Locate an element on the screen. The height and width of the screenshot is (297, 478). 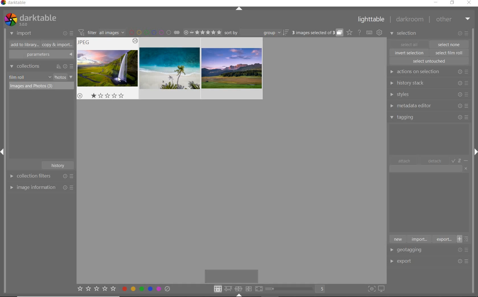
Expand is located at coordinates (5, 153).